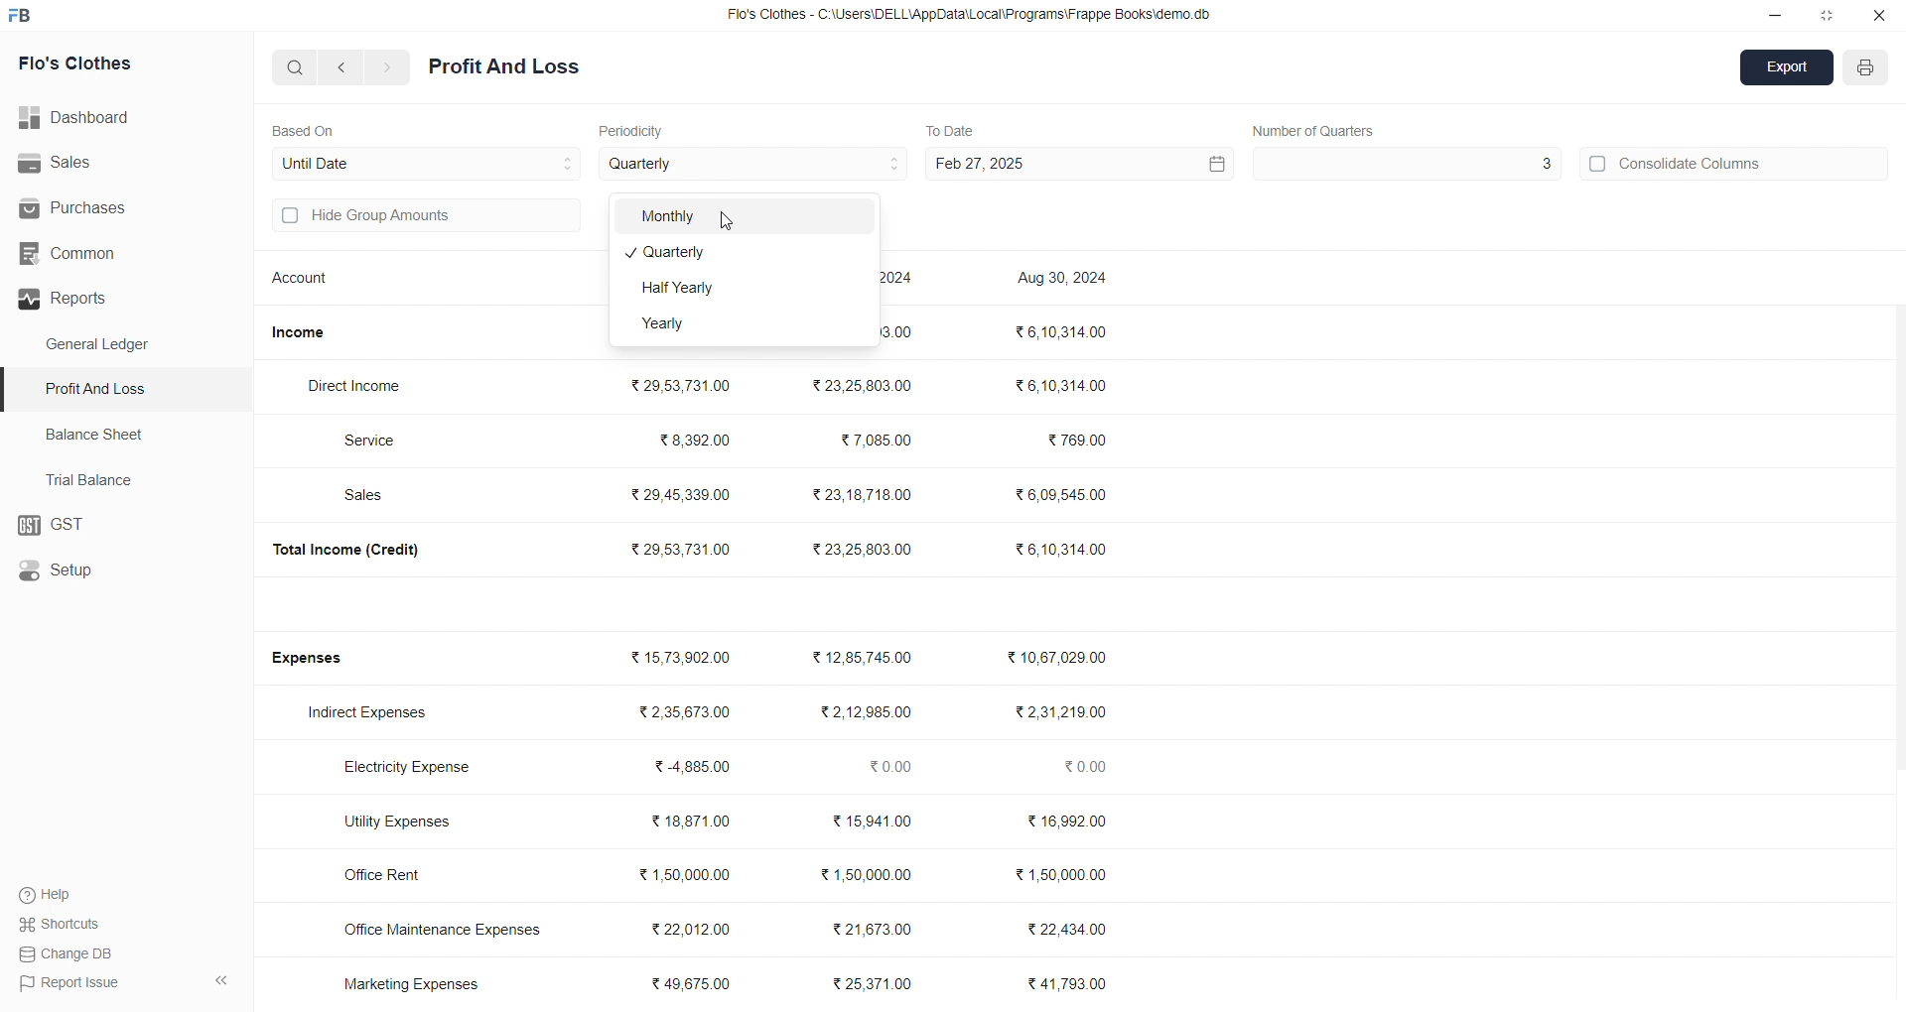 The height and width of the screenshot is (1012, 1906). I want to click on Dashboard, so click(84, 118).